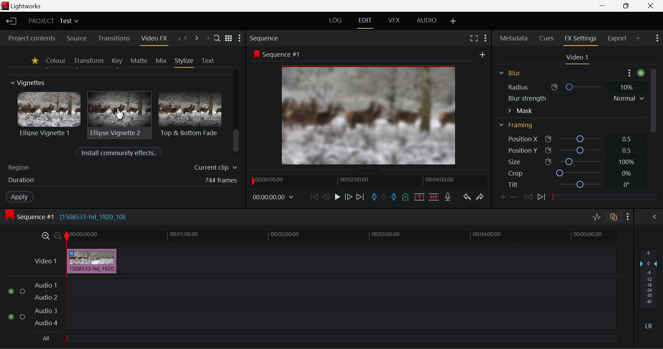 The height and width of the screenshot is (349, 663). I want to click on Project Timeline Navigator, so click(367, 181).